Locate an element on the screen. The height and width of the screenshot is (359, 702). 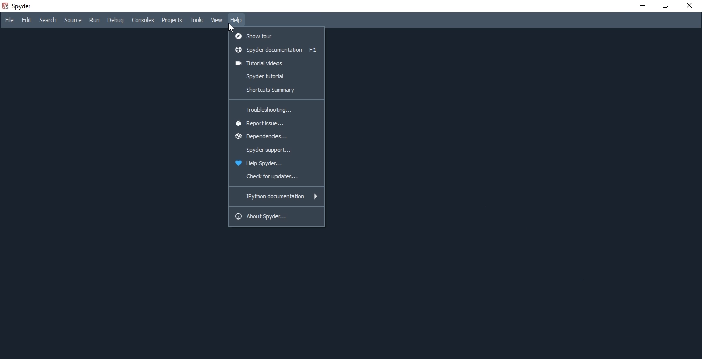
Debug is located at coordinates (115, 20).